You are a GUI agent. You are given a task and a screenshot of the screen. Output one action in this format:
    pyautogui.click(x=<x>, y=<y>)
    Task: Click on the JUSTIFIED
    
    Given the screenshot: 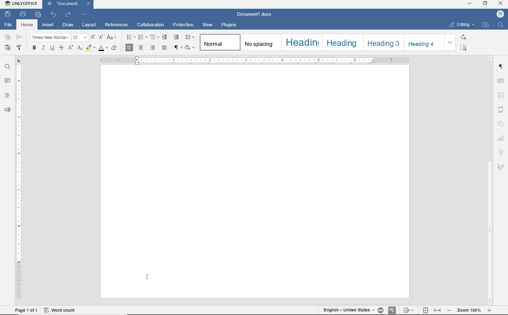 What is the action you would take?
    pyautogui.click(x=164, y=48)
    